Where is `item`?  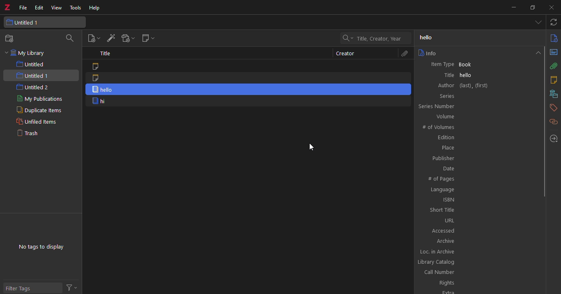
item is located at coordinates (249, 66).